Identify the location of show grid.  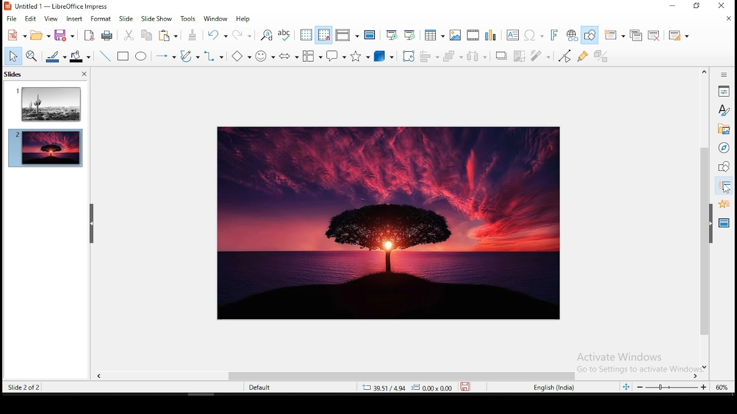
(307, 35).